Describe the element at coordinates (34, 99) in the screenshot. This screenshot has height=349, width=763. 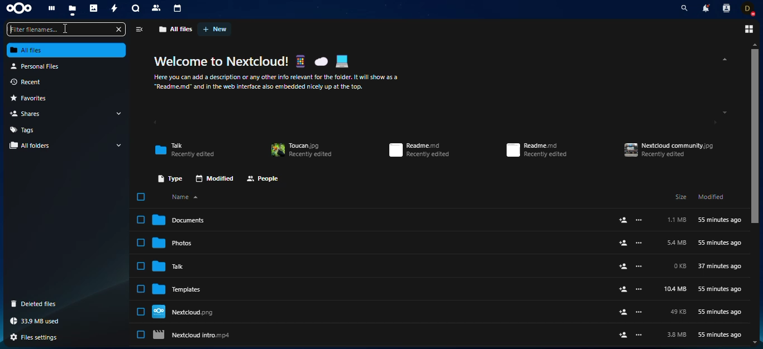
I see `favorites` at that location.